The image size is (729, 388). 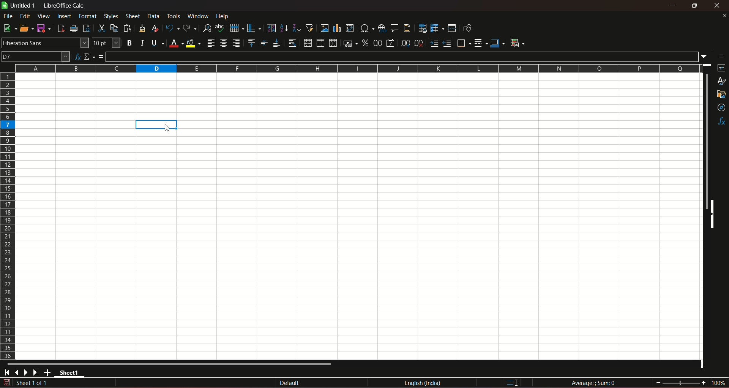 What do you see at coordinates (480, 43) in the screenshot?
I see `border styles` at bounding box center [480, 43].